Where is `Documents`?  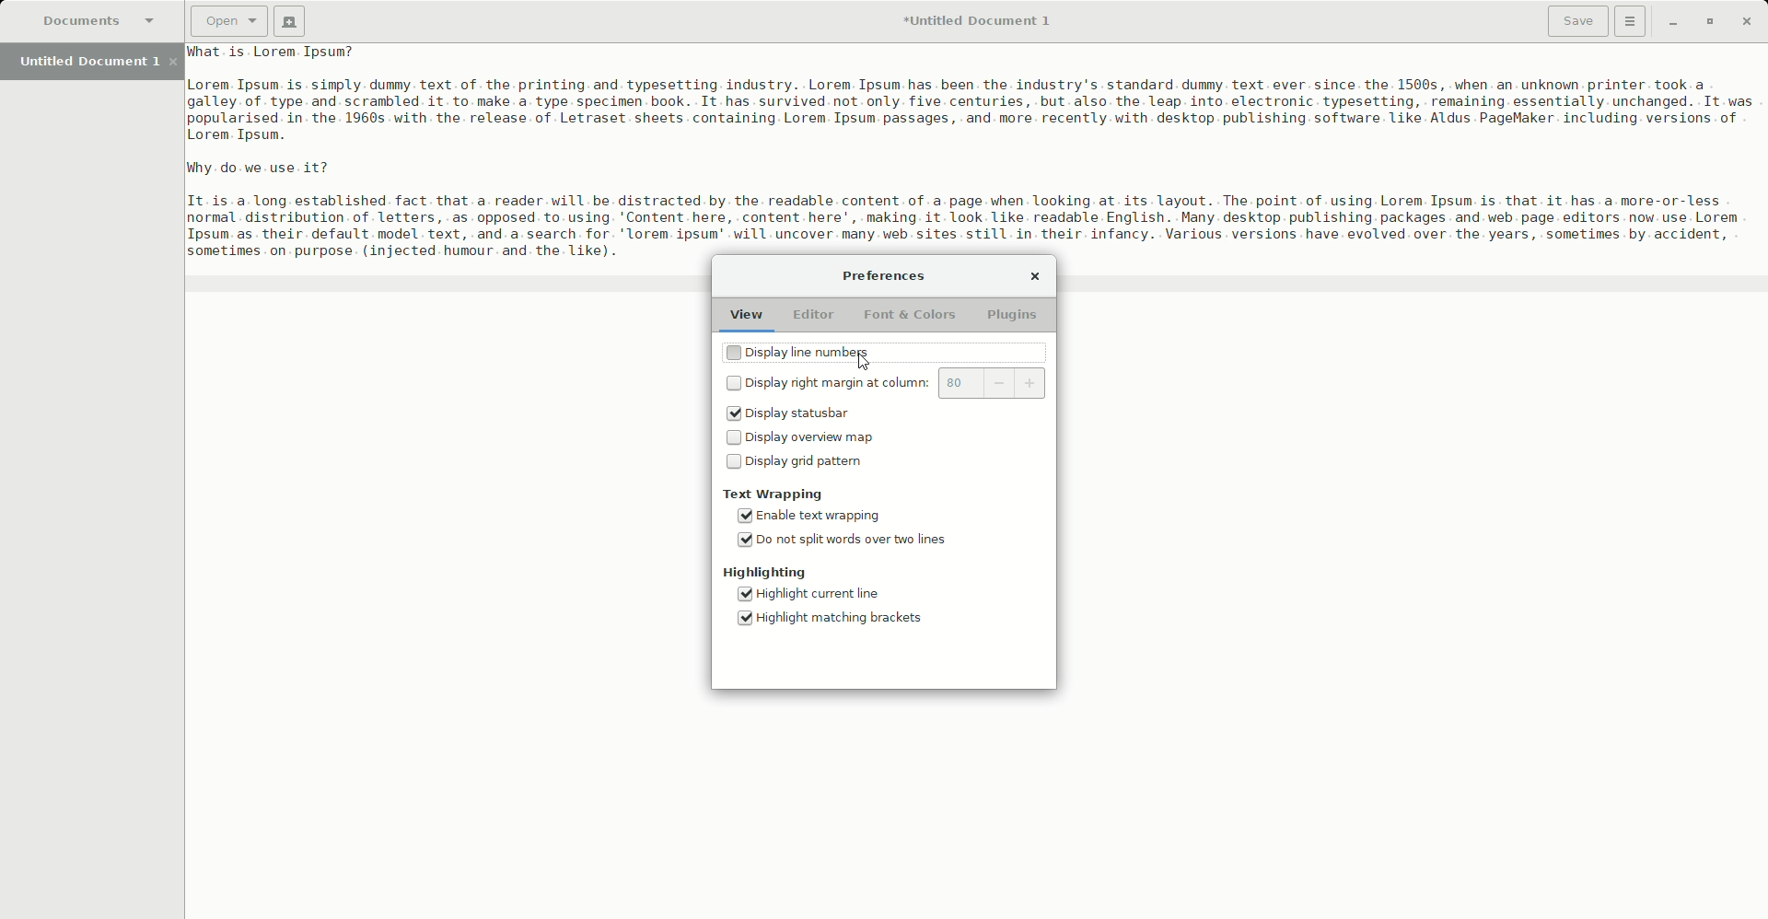 Documents is located at coordinates (100, 22).